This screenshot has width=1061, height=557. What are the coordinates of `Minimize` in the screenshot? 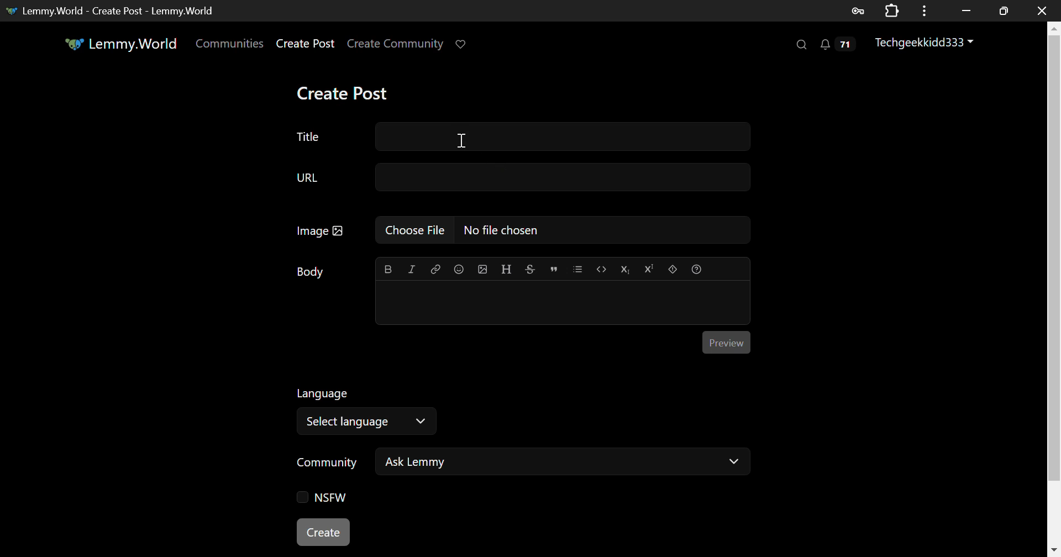 It's located at (1004, 11).